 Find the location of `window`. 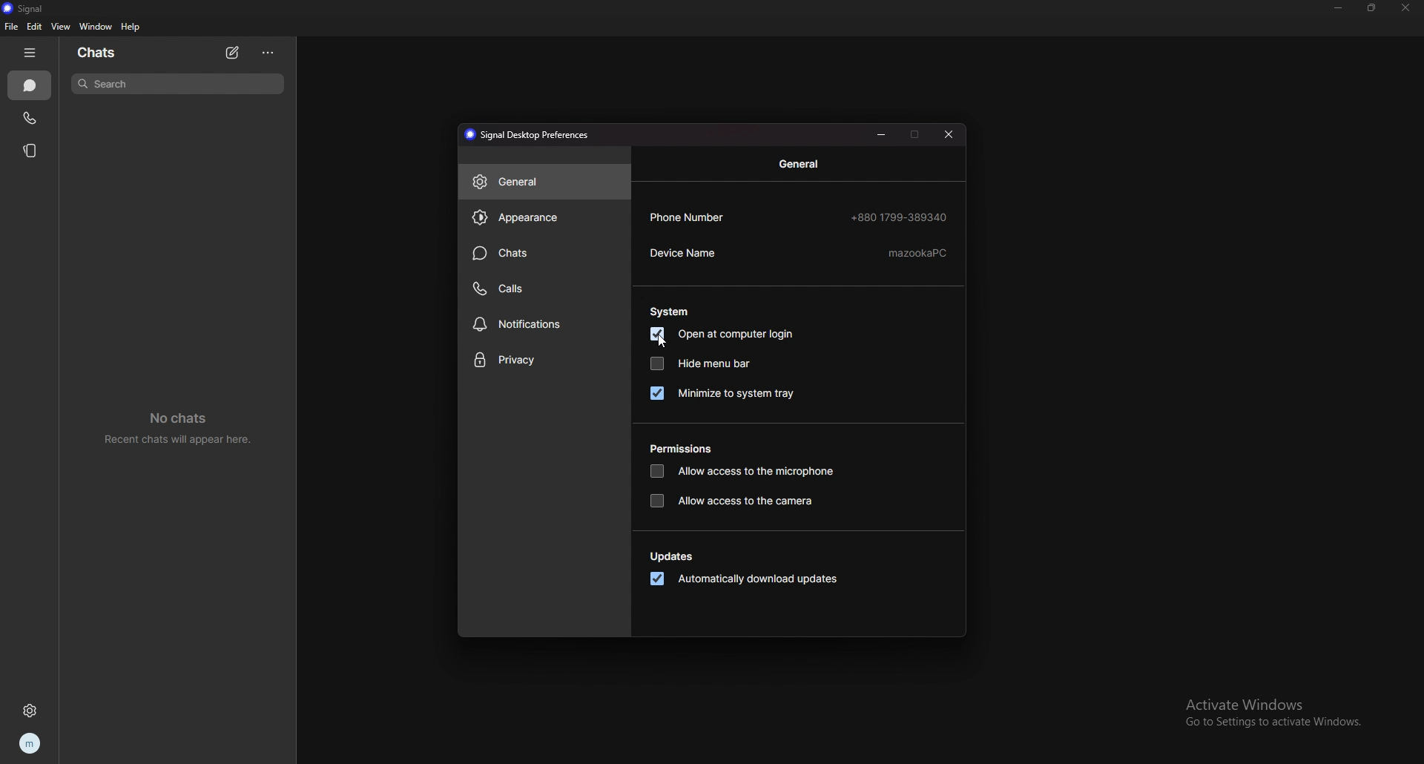

window is located at coordinates (97, 27).